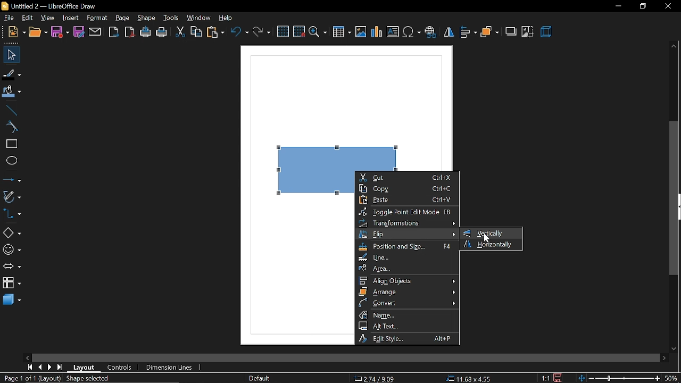 Image resolution: width=681 pixels, height=383 pixels. I want to click on copy, so click(408, 188).